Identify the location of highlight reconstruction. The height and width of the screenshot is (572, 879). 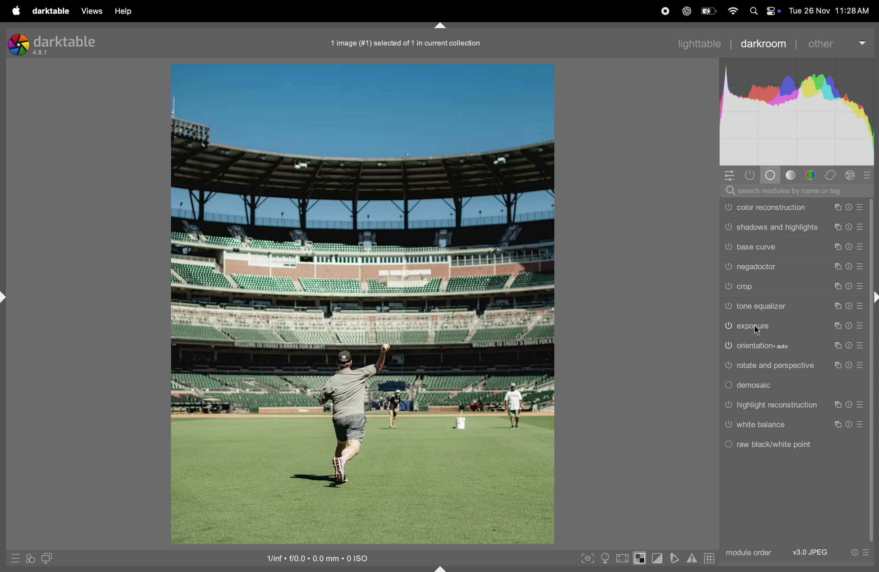
(779, 405).